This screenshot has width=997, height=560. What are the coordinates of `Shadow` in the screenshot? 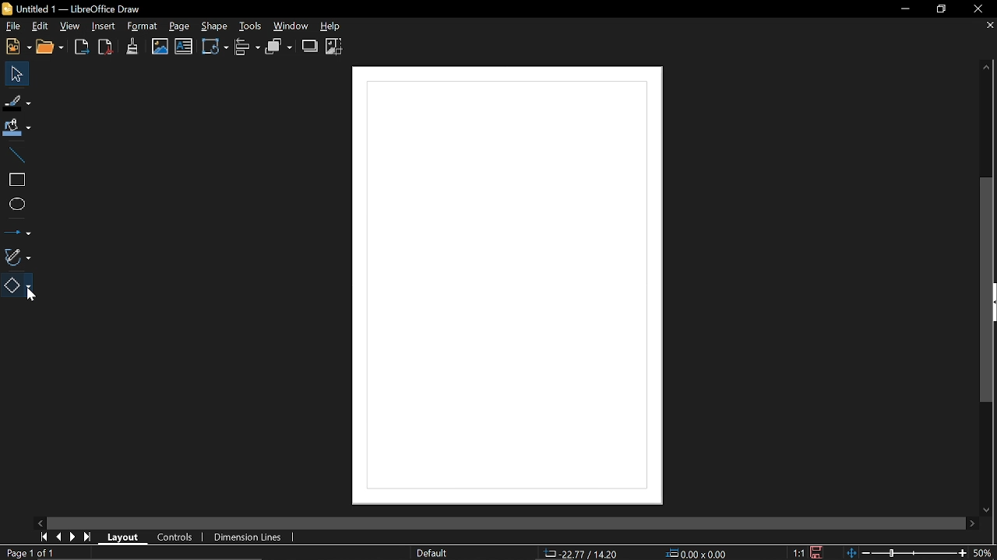 It's located at (310, 46).